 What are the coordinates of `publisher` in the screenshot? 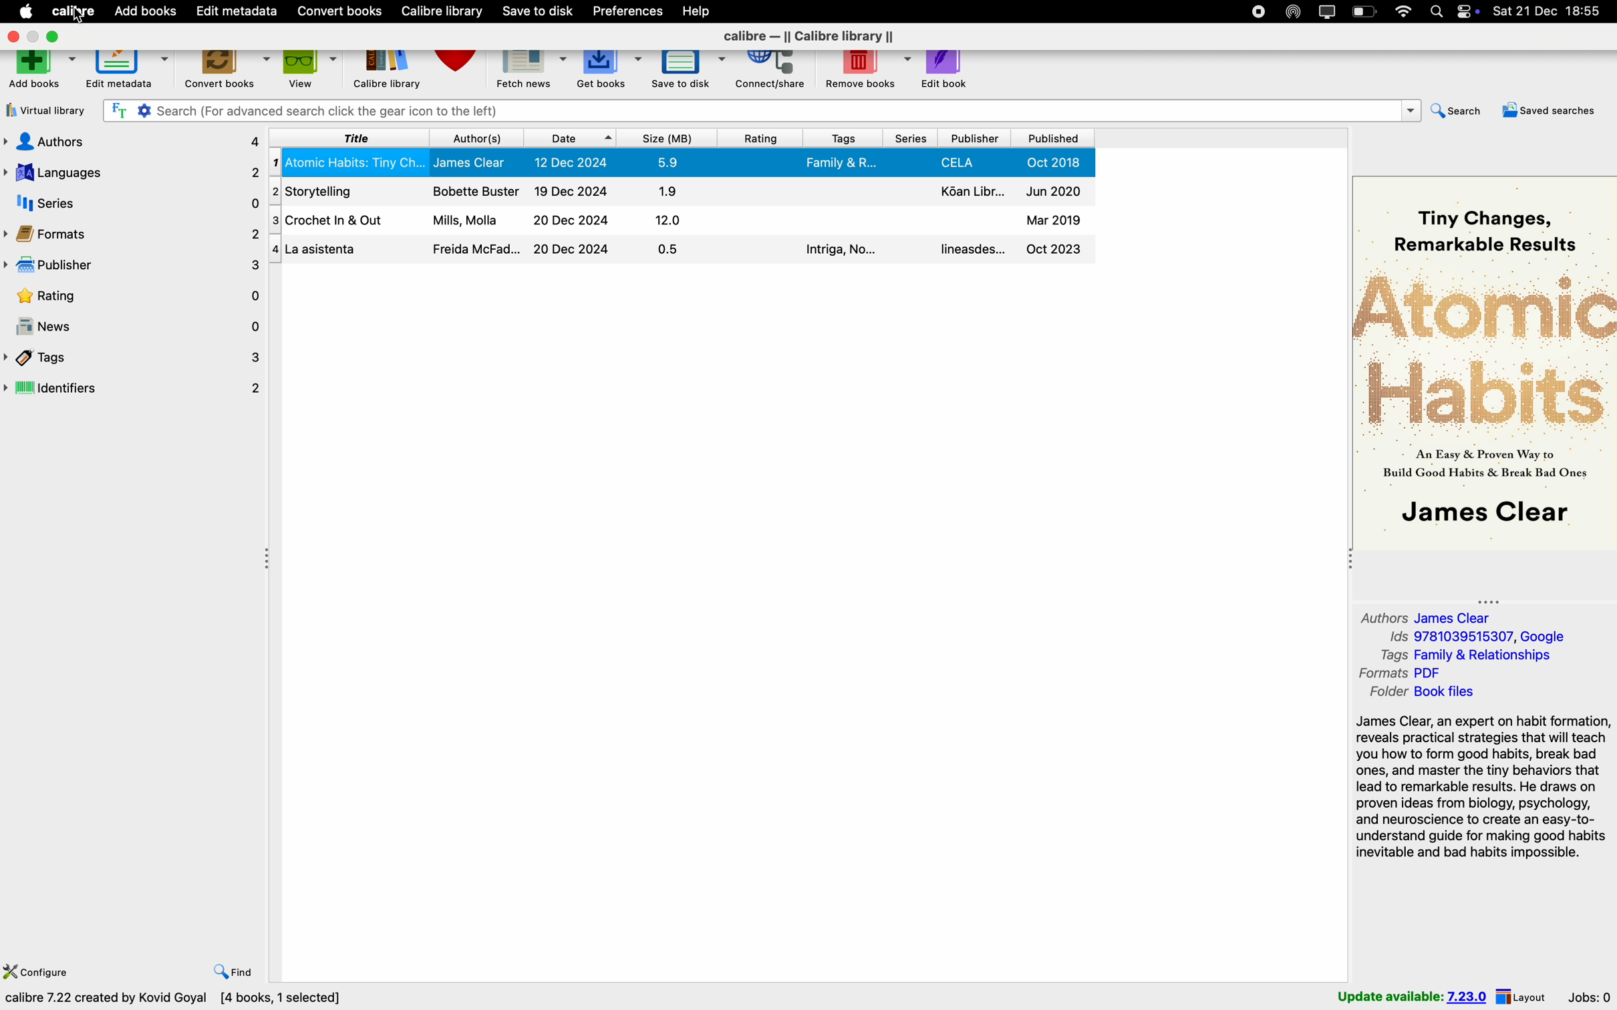 It's located at (975, 138).